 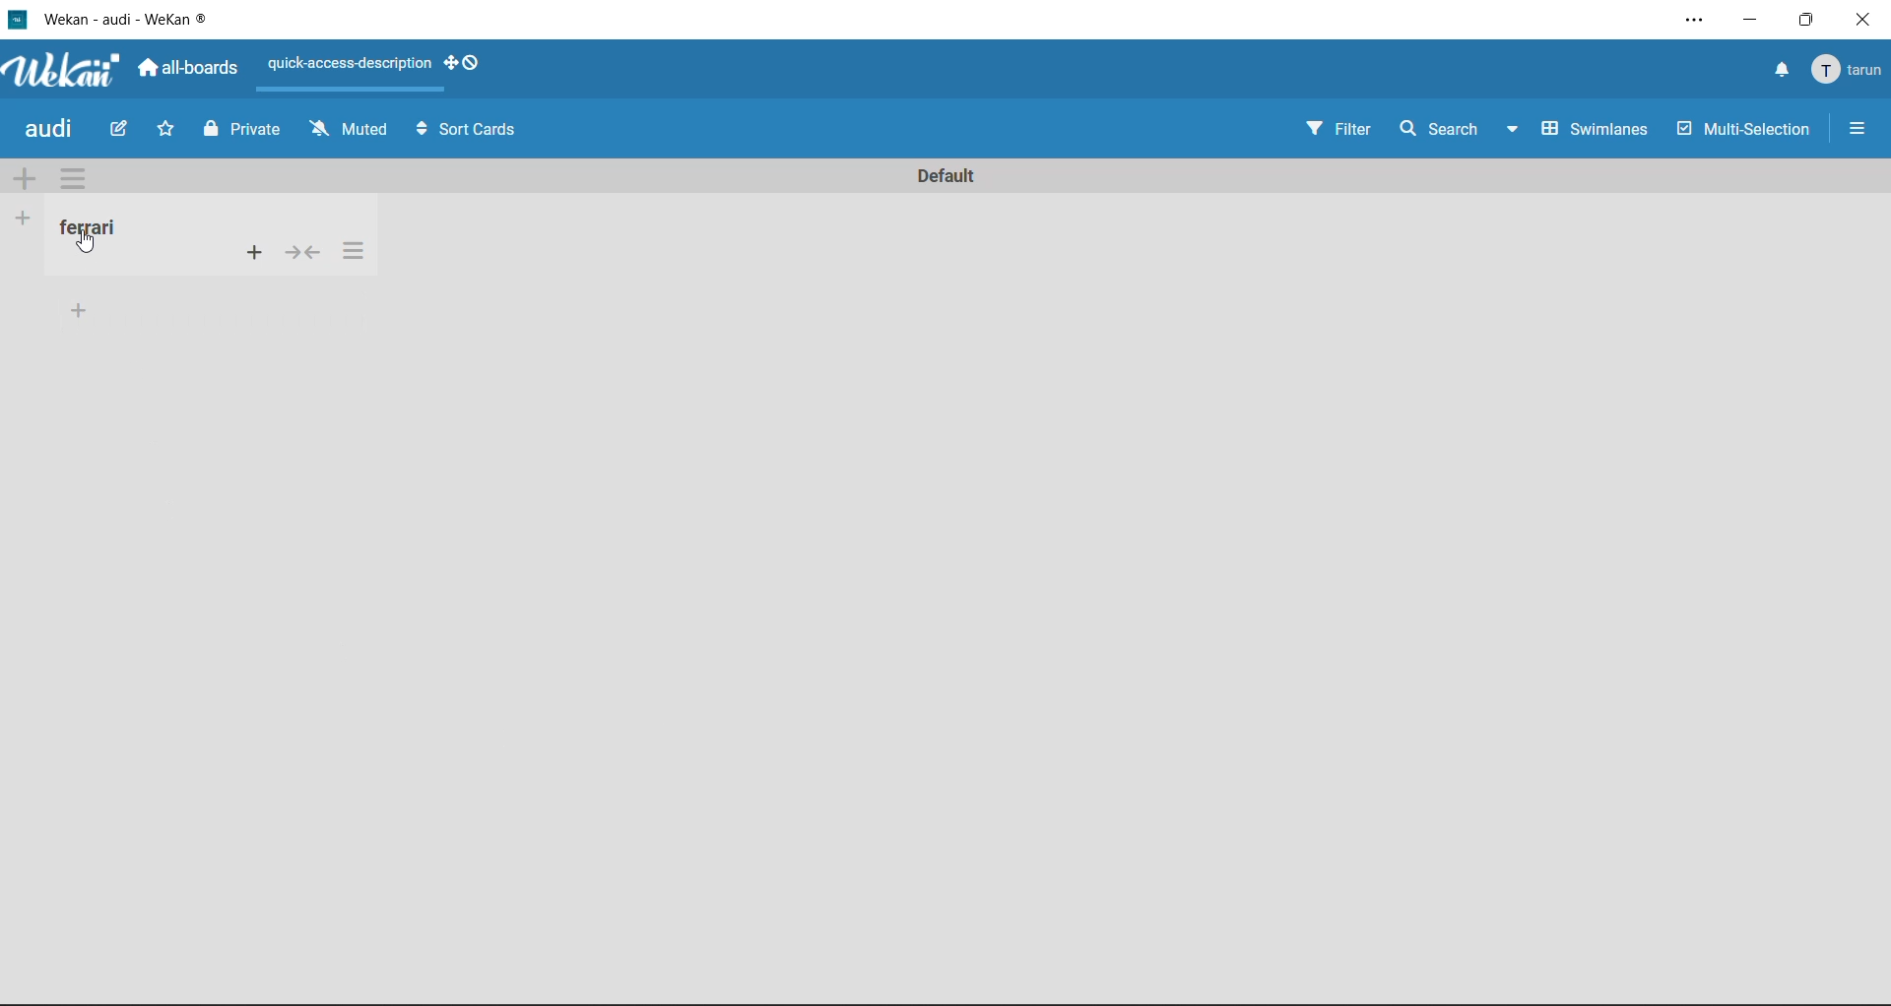 What do you see at coordinates (1753, 23) in the screenshot?
I see `minimize` at bounding box center [1753, 23].